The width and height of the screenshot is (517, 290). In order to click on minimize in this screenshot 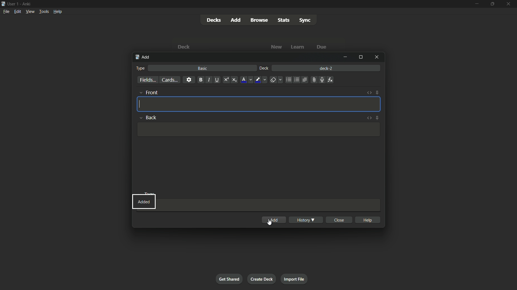, I will do `click(477, 3)`.